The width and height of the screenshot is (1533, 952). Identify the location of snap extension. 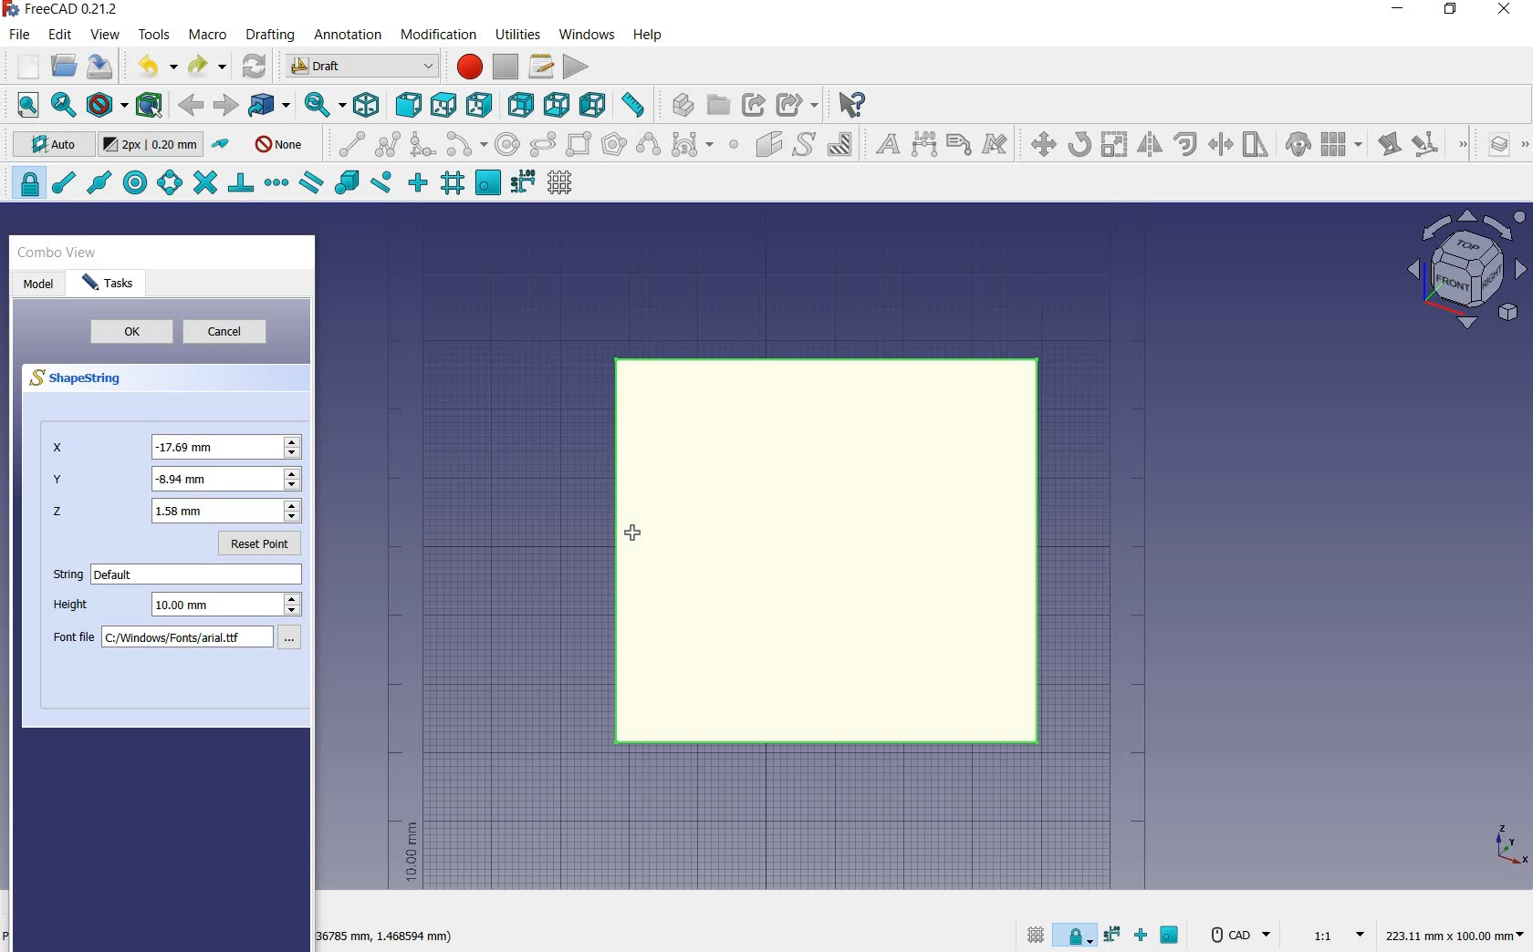
(276, 183).